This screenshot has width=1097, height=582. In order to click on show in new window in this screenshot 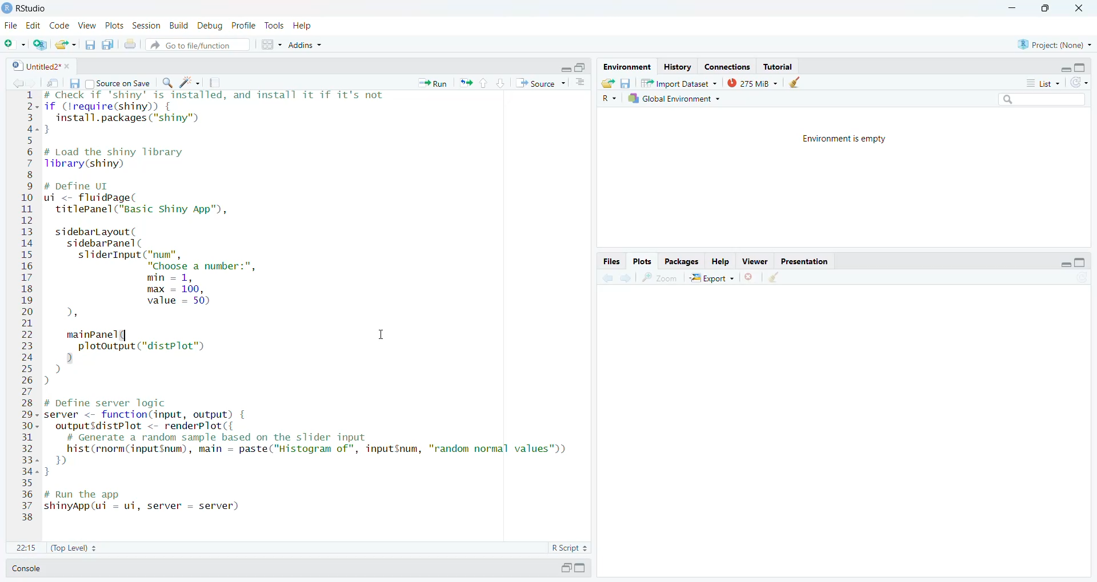, I will do `click(53, 83)`.